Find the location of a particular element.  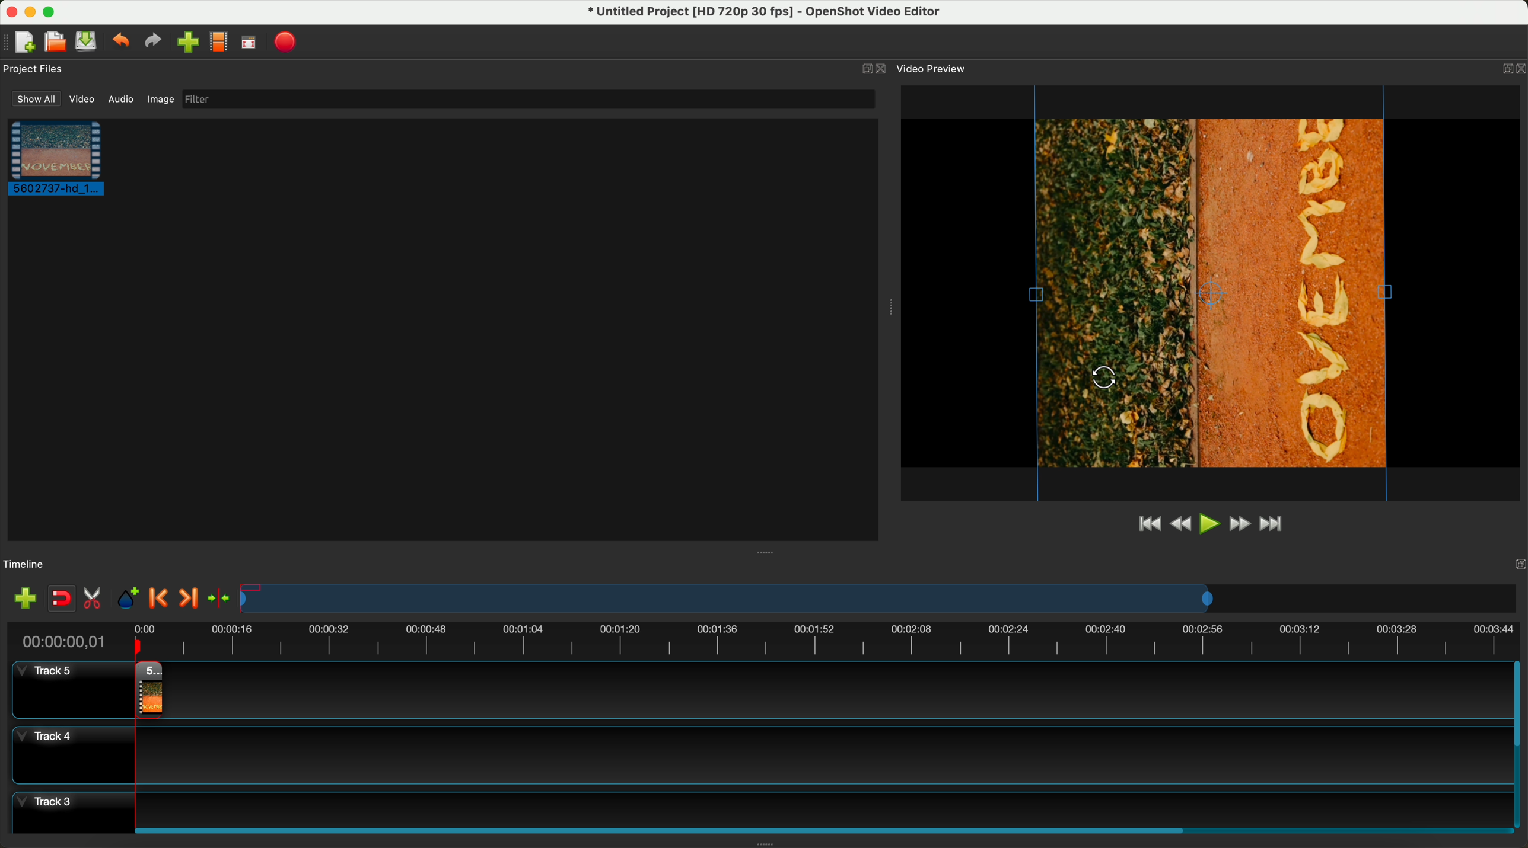

track 5 is located at coordinates (65, 690).